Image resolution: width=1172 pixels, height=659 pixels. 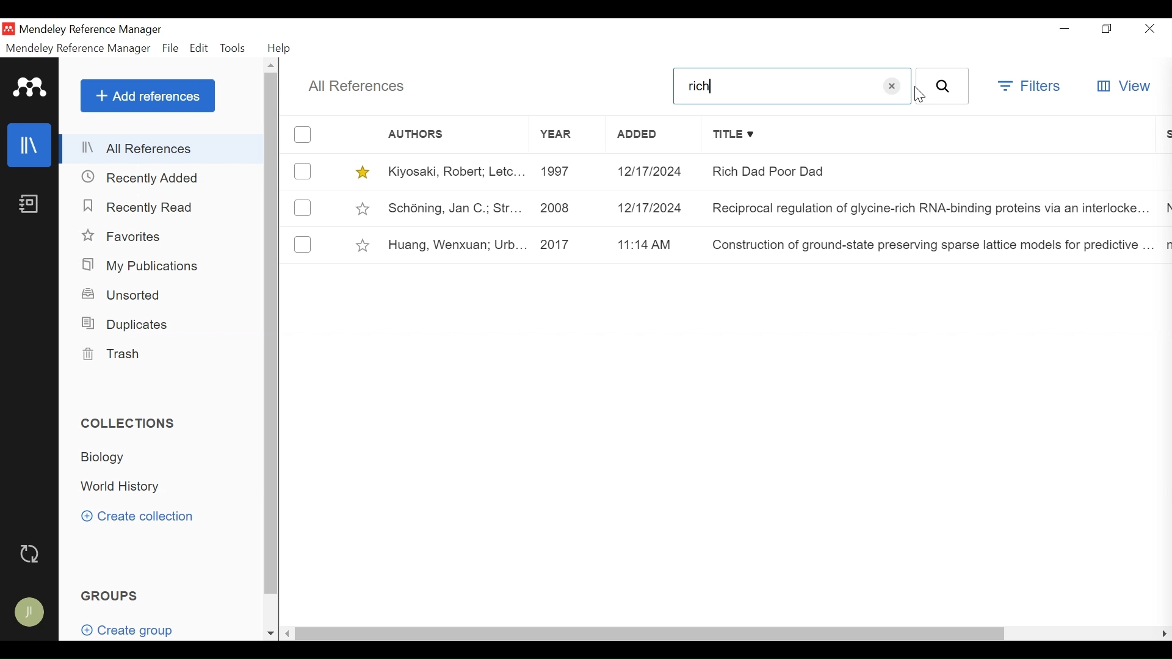 What do you see at coordinates (302, 171) in the screenshot?
I see `(un)select` at bounding box center [302, 171].